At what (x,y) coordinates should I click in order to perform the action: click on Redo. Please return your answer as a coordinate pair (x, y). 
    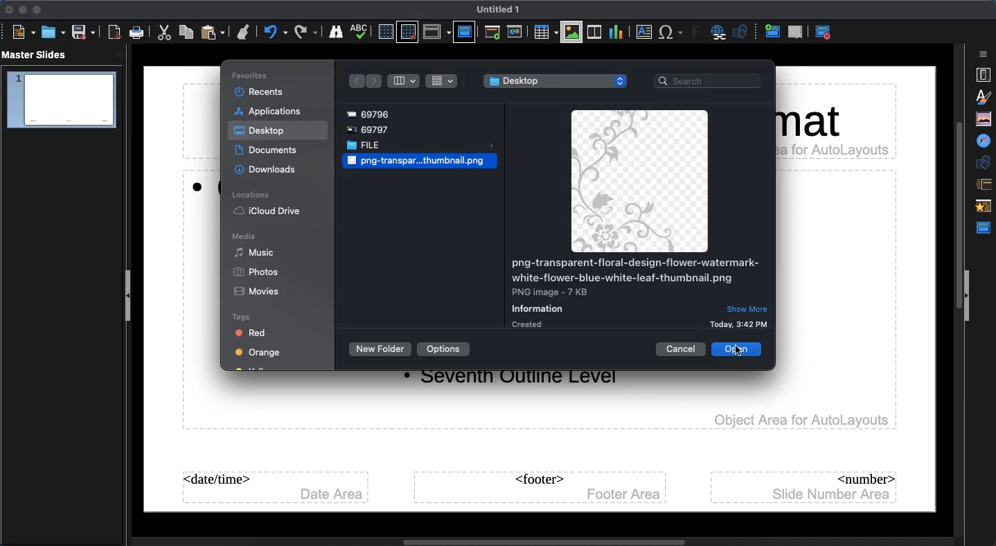
    Looking at the image, I should click on (306, 32).